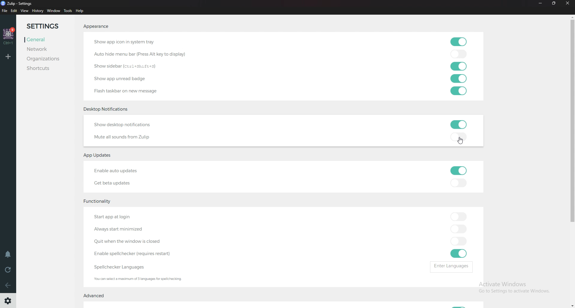 The height and width of the screenshot is (308, 575). What do you see at coordinates (458, 67) in the screenshot?
I see `toggle` at bounding box center [458, 67].